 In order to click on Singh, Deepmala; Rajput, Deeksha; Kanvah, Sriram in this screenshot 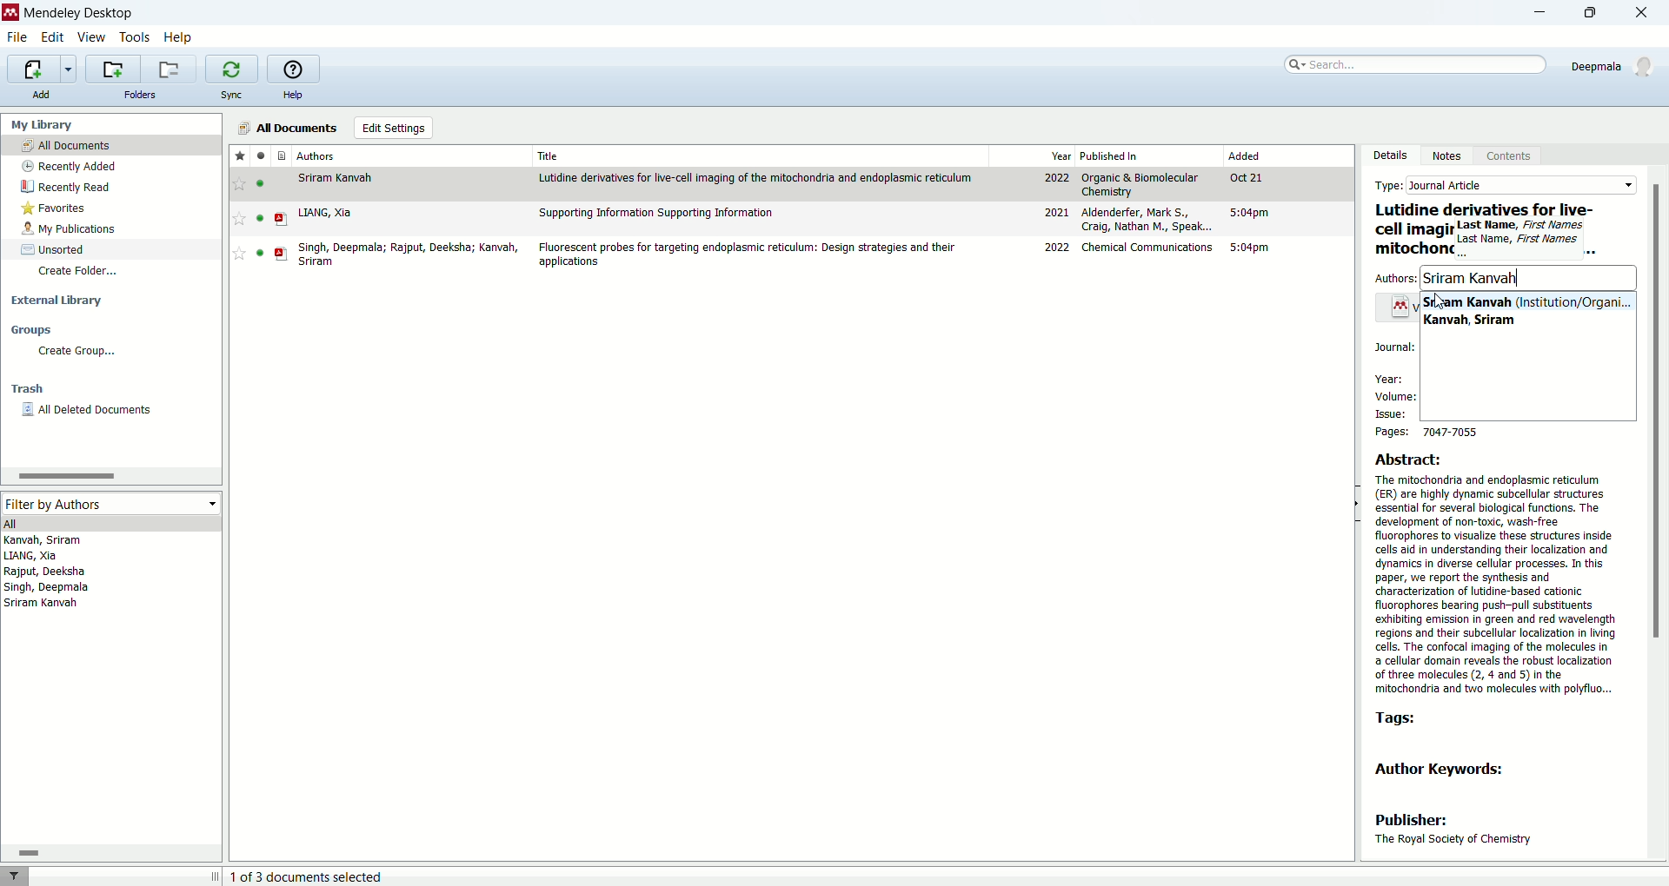, I will do `click(413, 254)`.